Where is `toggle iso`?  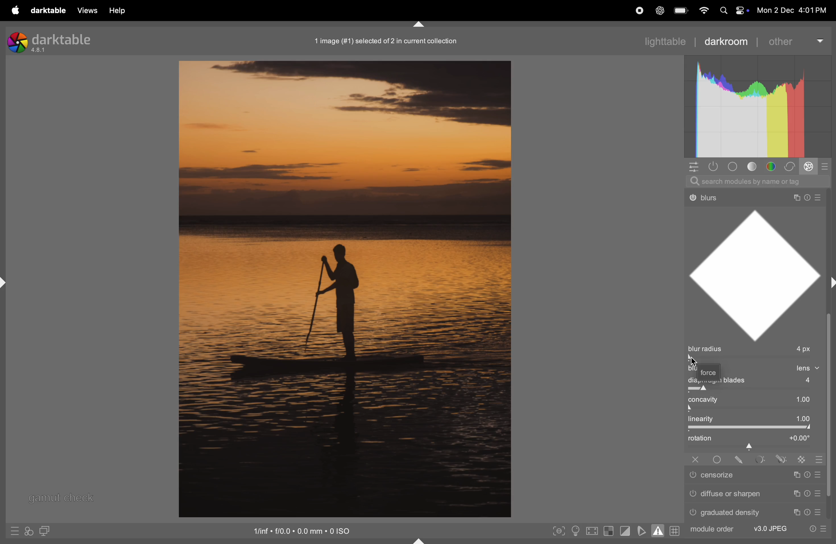 toggle iso is located at coordinates (574, 532).